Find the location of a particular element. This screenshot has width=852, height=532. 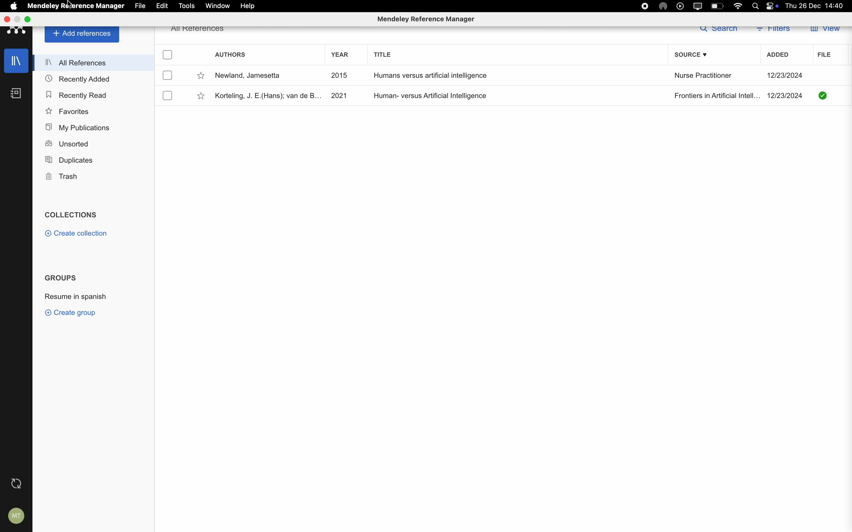

favorite is located at coordinates (201, 76).